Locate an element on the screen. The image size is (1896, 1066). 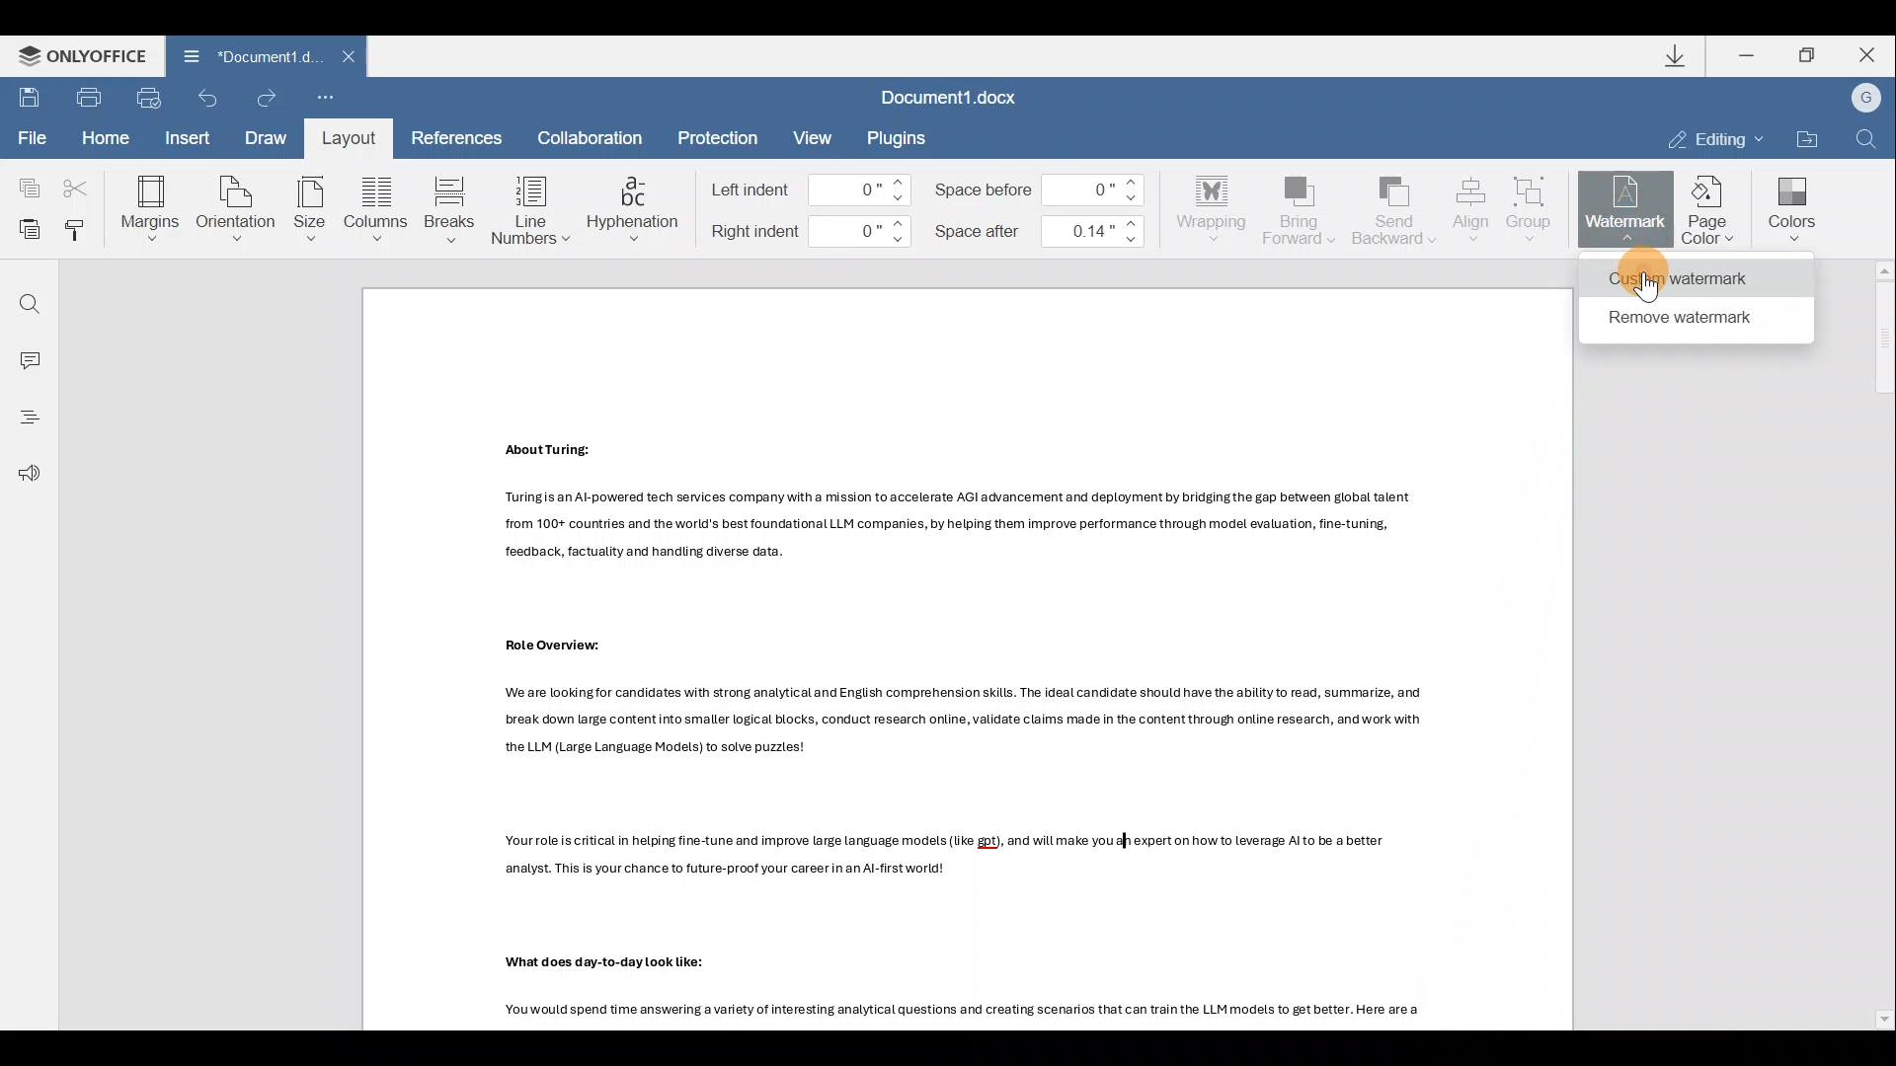
Find is located at coordinates (1866, 136).